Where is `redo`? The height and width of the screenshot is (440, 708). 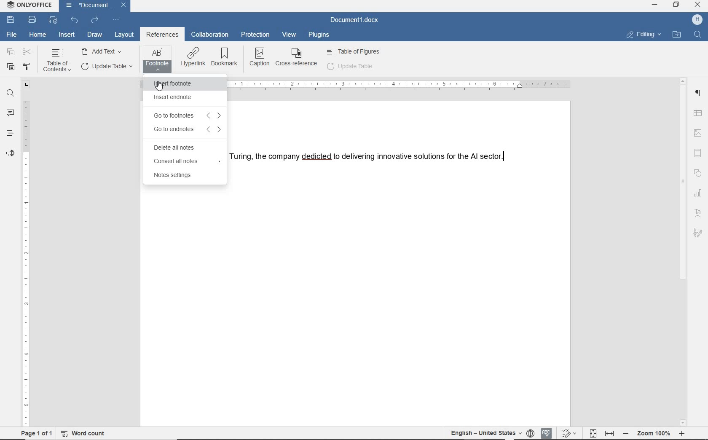 redo is located at coordinates (95, 21).